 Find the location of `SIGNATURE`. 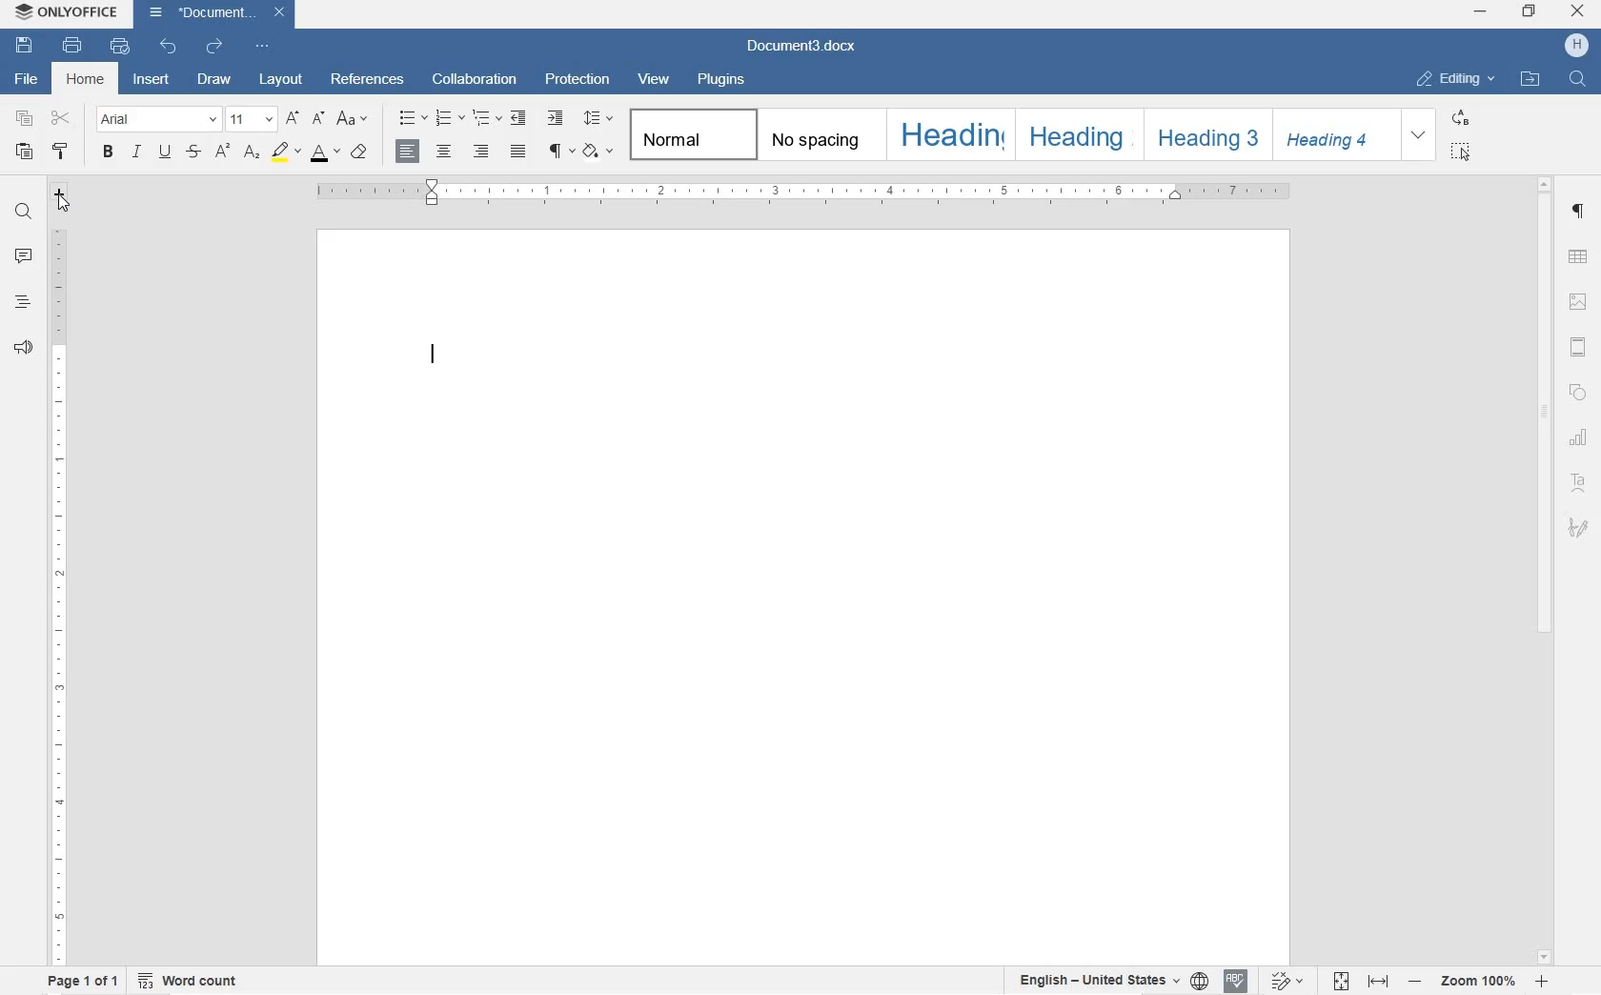

SIGNATURE is located at coordinates (1579, 528).